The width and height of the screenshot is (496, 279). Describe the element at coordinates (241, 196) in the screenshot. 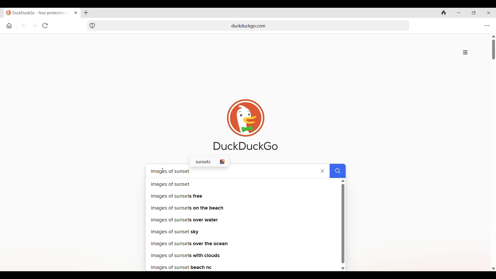

I see `Images of sunsets free ` at that location.